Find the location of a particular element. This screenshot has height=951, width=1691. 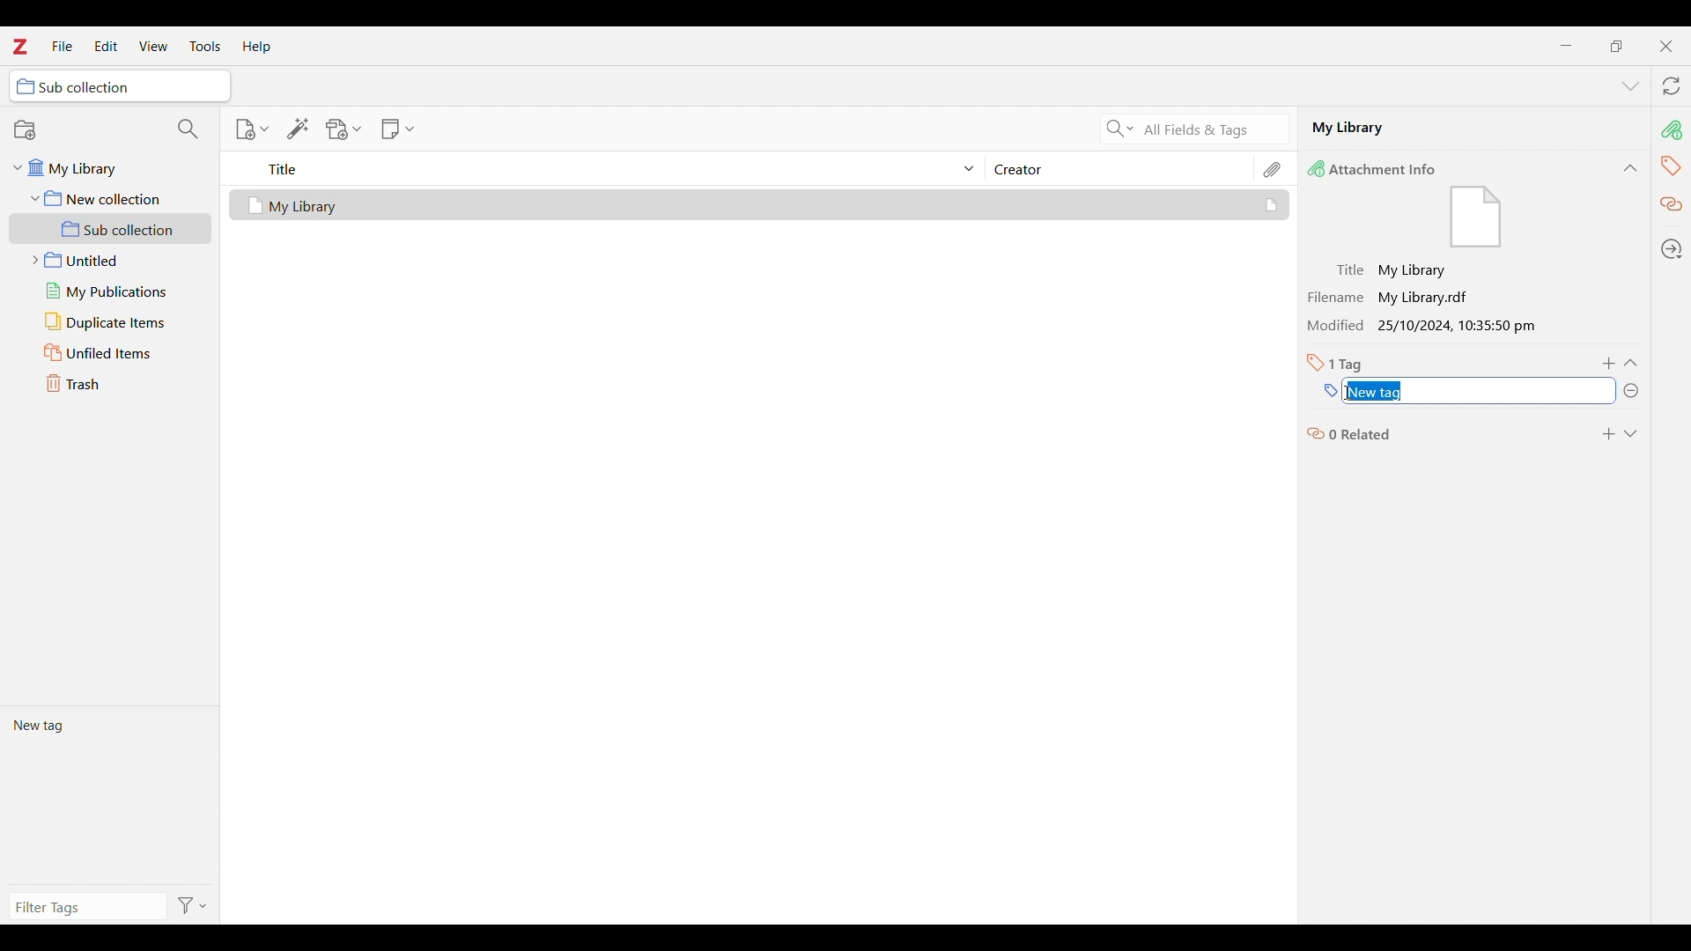

Filter options is located at coordinates (193, 907).